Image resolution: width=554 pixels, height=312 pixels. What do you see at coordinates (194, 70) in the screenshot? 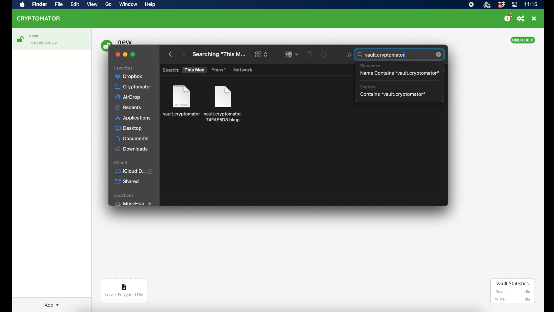
I see `this mac` at bounding box center [194, 70].